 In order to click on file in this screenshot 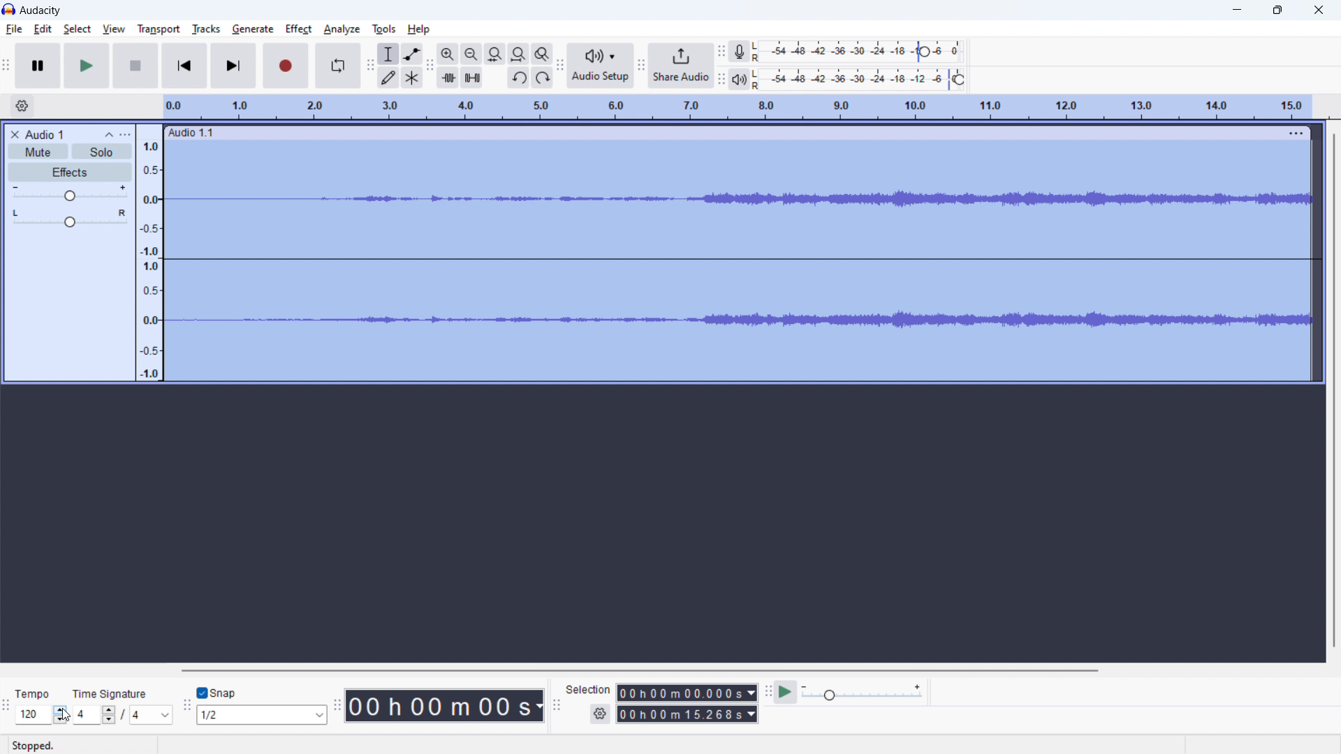, I will do `click(13, 30)`.